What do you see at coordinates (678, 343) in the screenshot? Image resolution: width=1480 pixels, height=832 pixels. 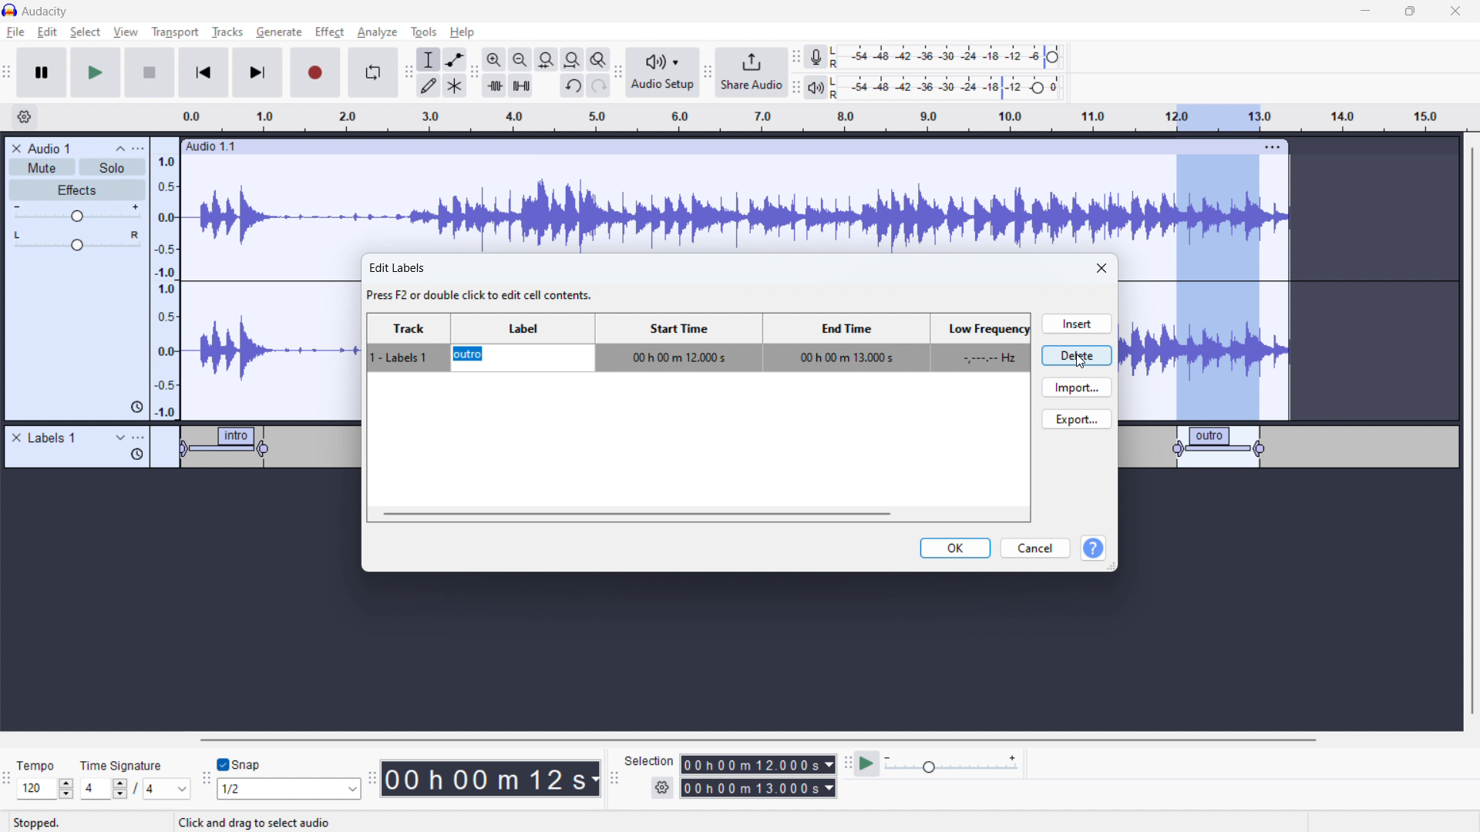 I see `start time` at bounding box center [678, 343].